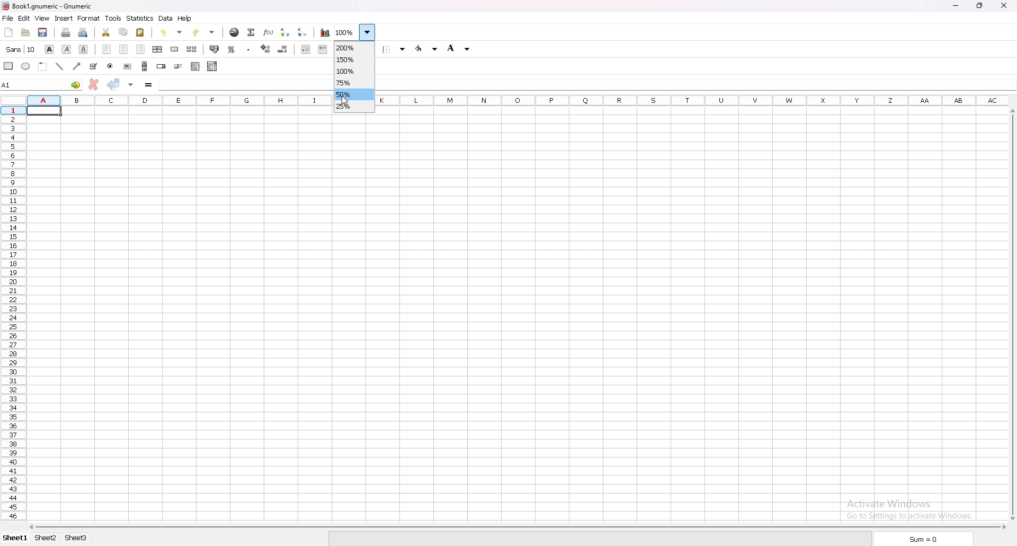 The height and width of the screenshot is (546, 1017). I want to click on format, so click(89, 18).